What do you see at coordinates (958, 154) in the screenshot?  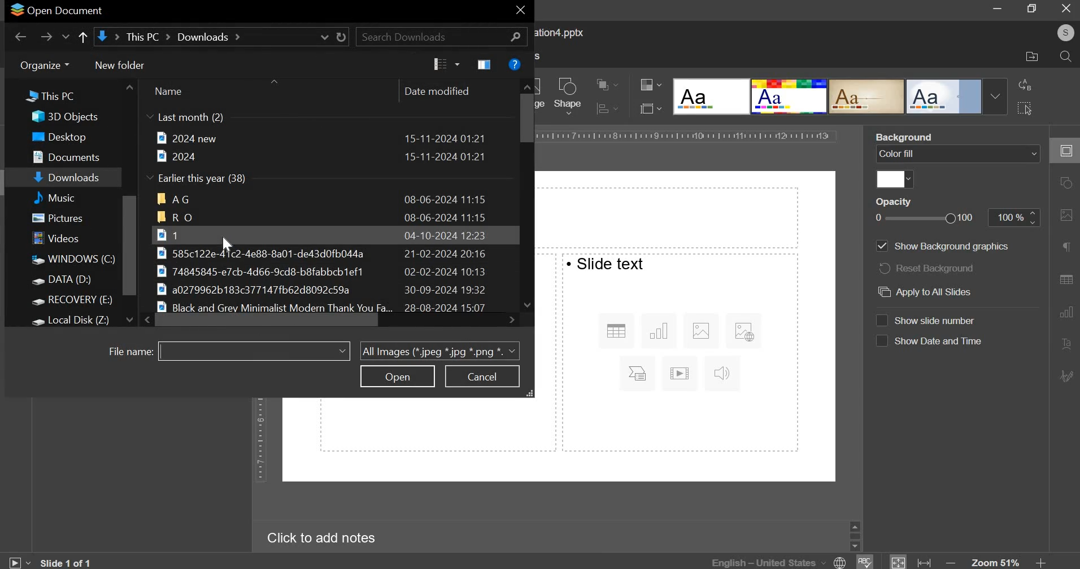 I see `background fill` at bounding box center [958, 154].